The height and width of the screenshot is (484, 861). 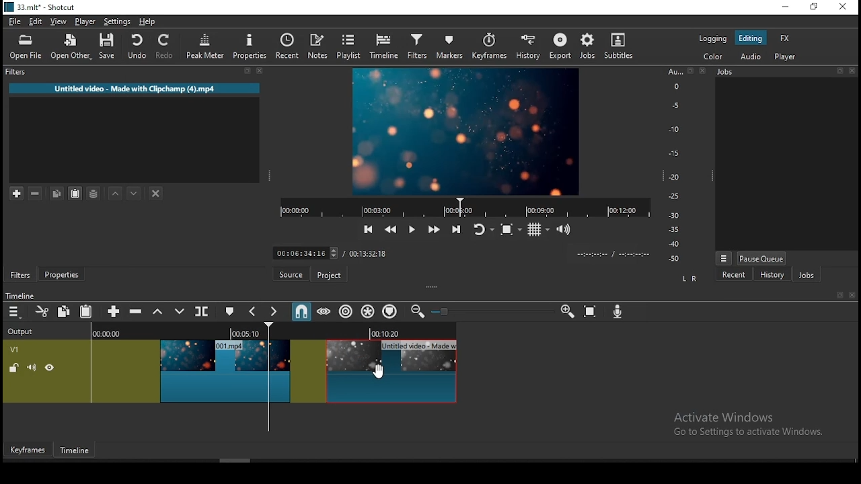 What do you see at coordinates (158, 312) in the screenshot?
I see `lift` at bounding box center [158, 312].